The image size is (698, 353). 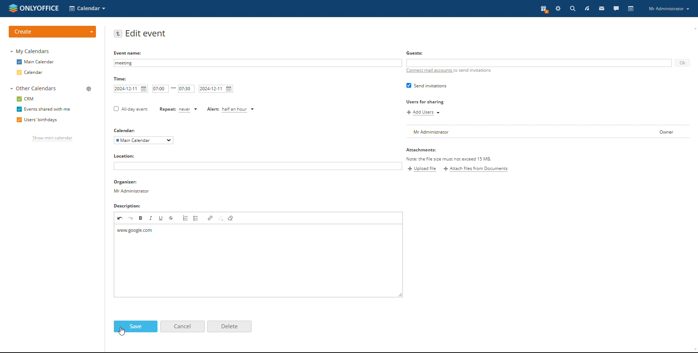 I want to click on select application, so click(x=88, y=8).